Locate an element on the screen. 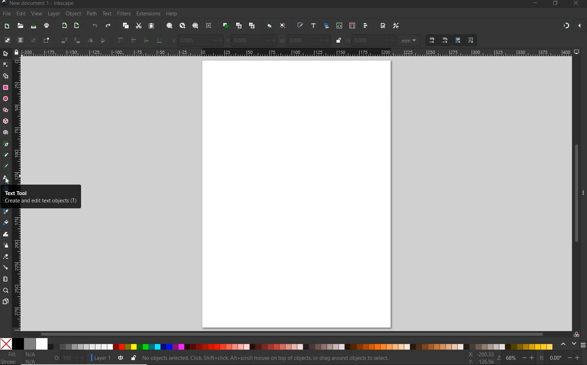  ellipse is located at coordinates (6, 99).